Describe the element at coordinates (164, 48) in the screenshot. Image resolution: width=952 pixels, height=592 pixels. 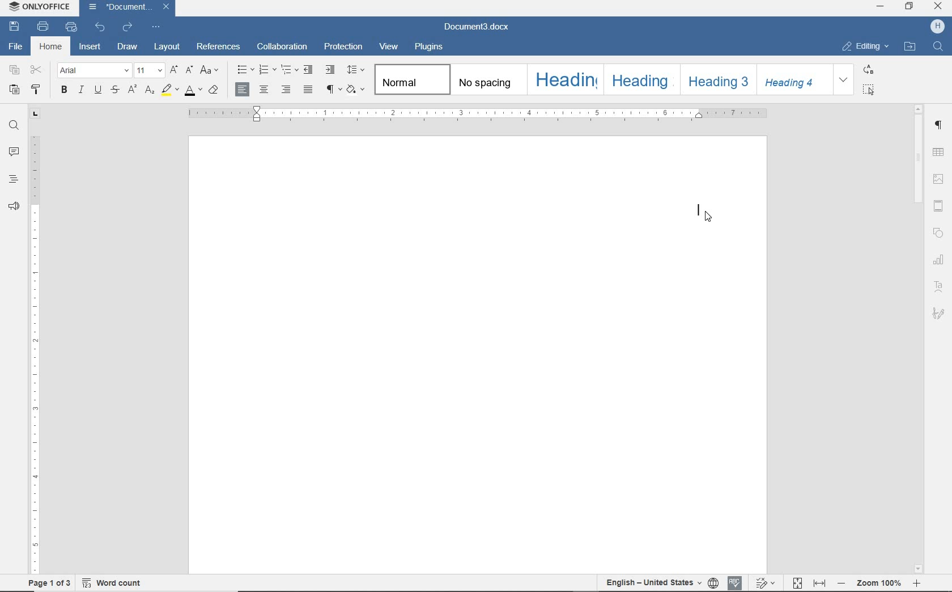
I see `LAYOUT` at that location.